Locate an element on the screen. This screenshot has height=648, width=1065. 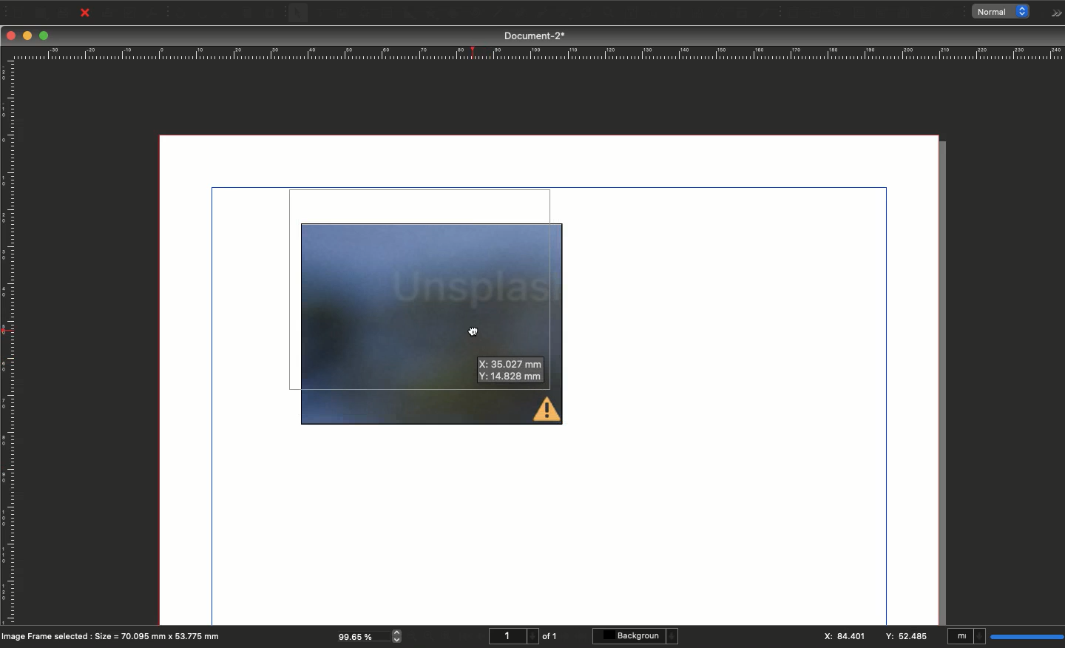
PDF radio button is located at coordinates (838, 13).